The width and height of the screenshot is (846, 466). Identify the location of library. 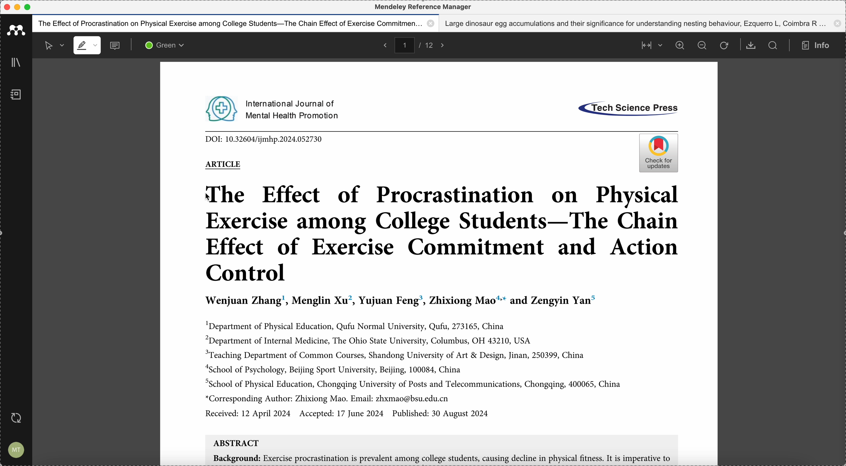
(17, 63).